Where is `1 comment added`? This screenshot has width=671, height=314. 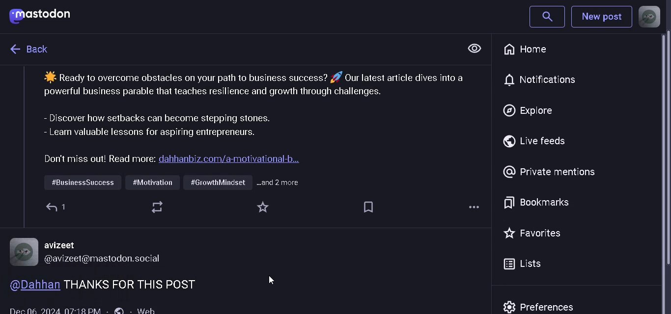
1 comment added is located at coordinates (56, 208).